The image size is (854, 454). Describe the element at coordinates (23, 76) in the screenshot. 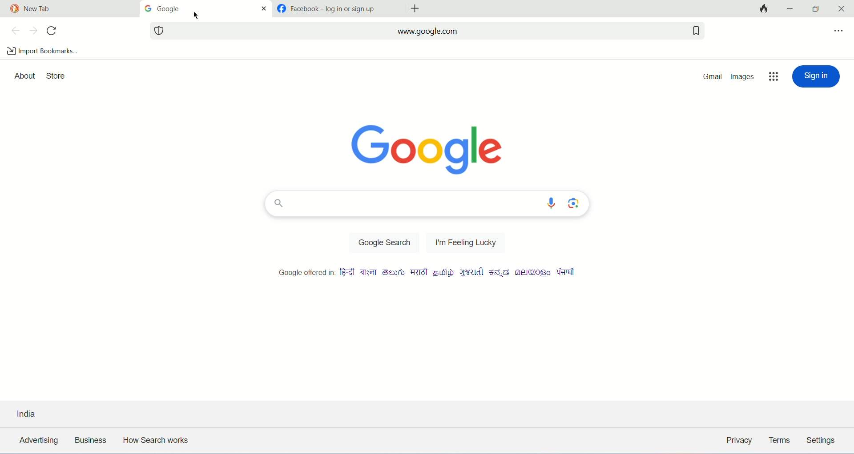

I see `about` at that location.